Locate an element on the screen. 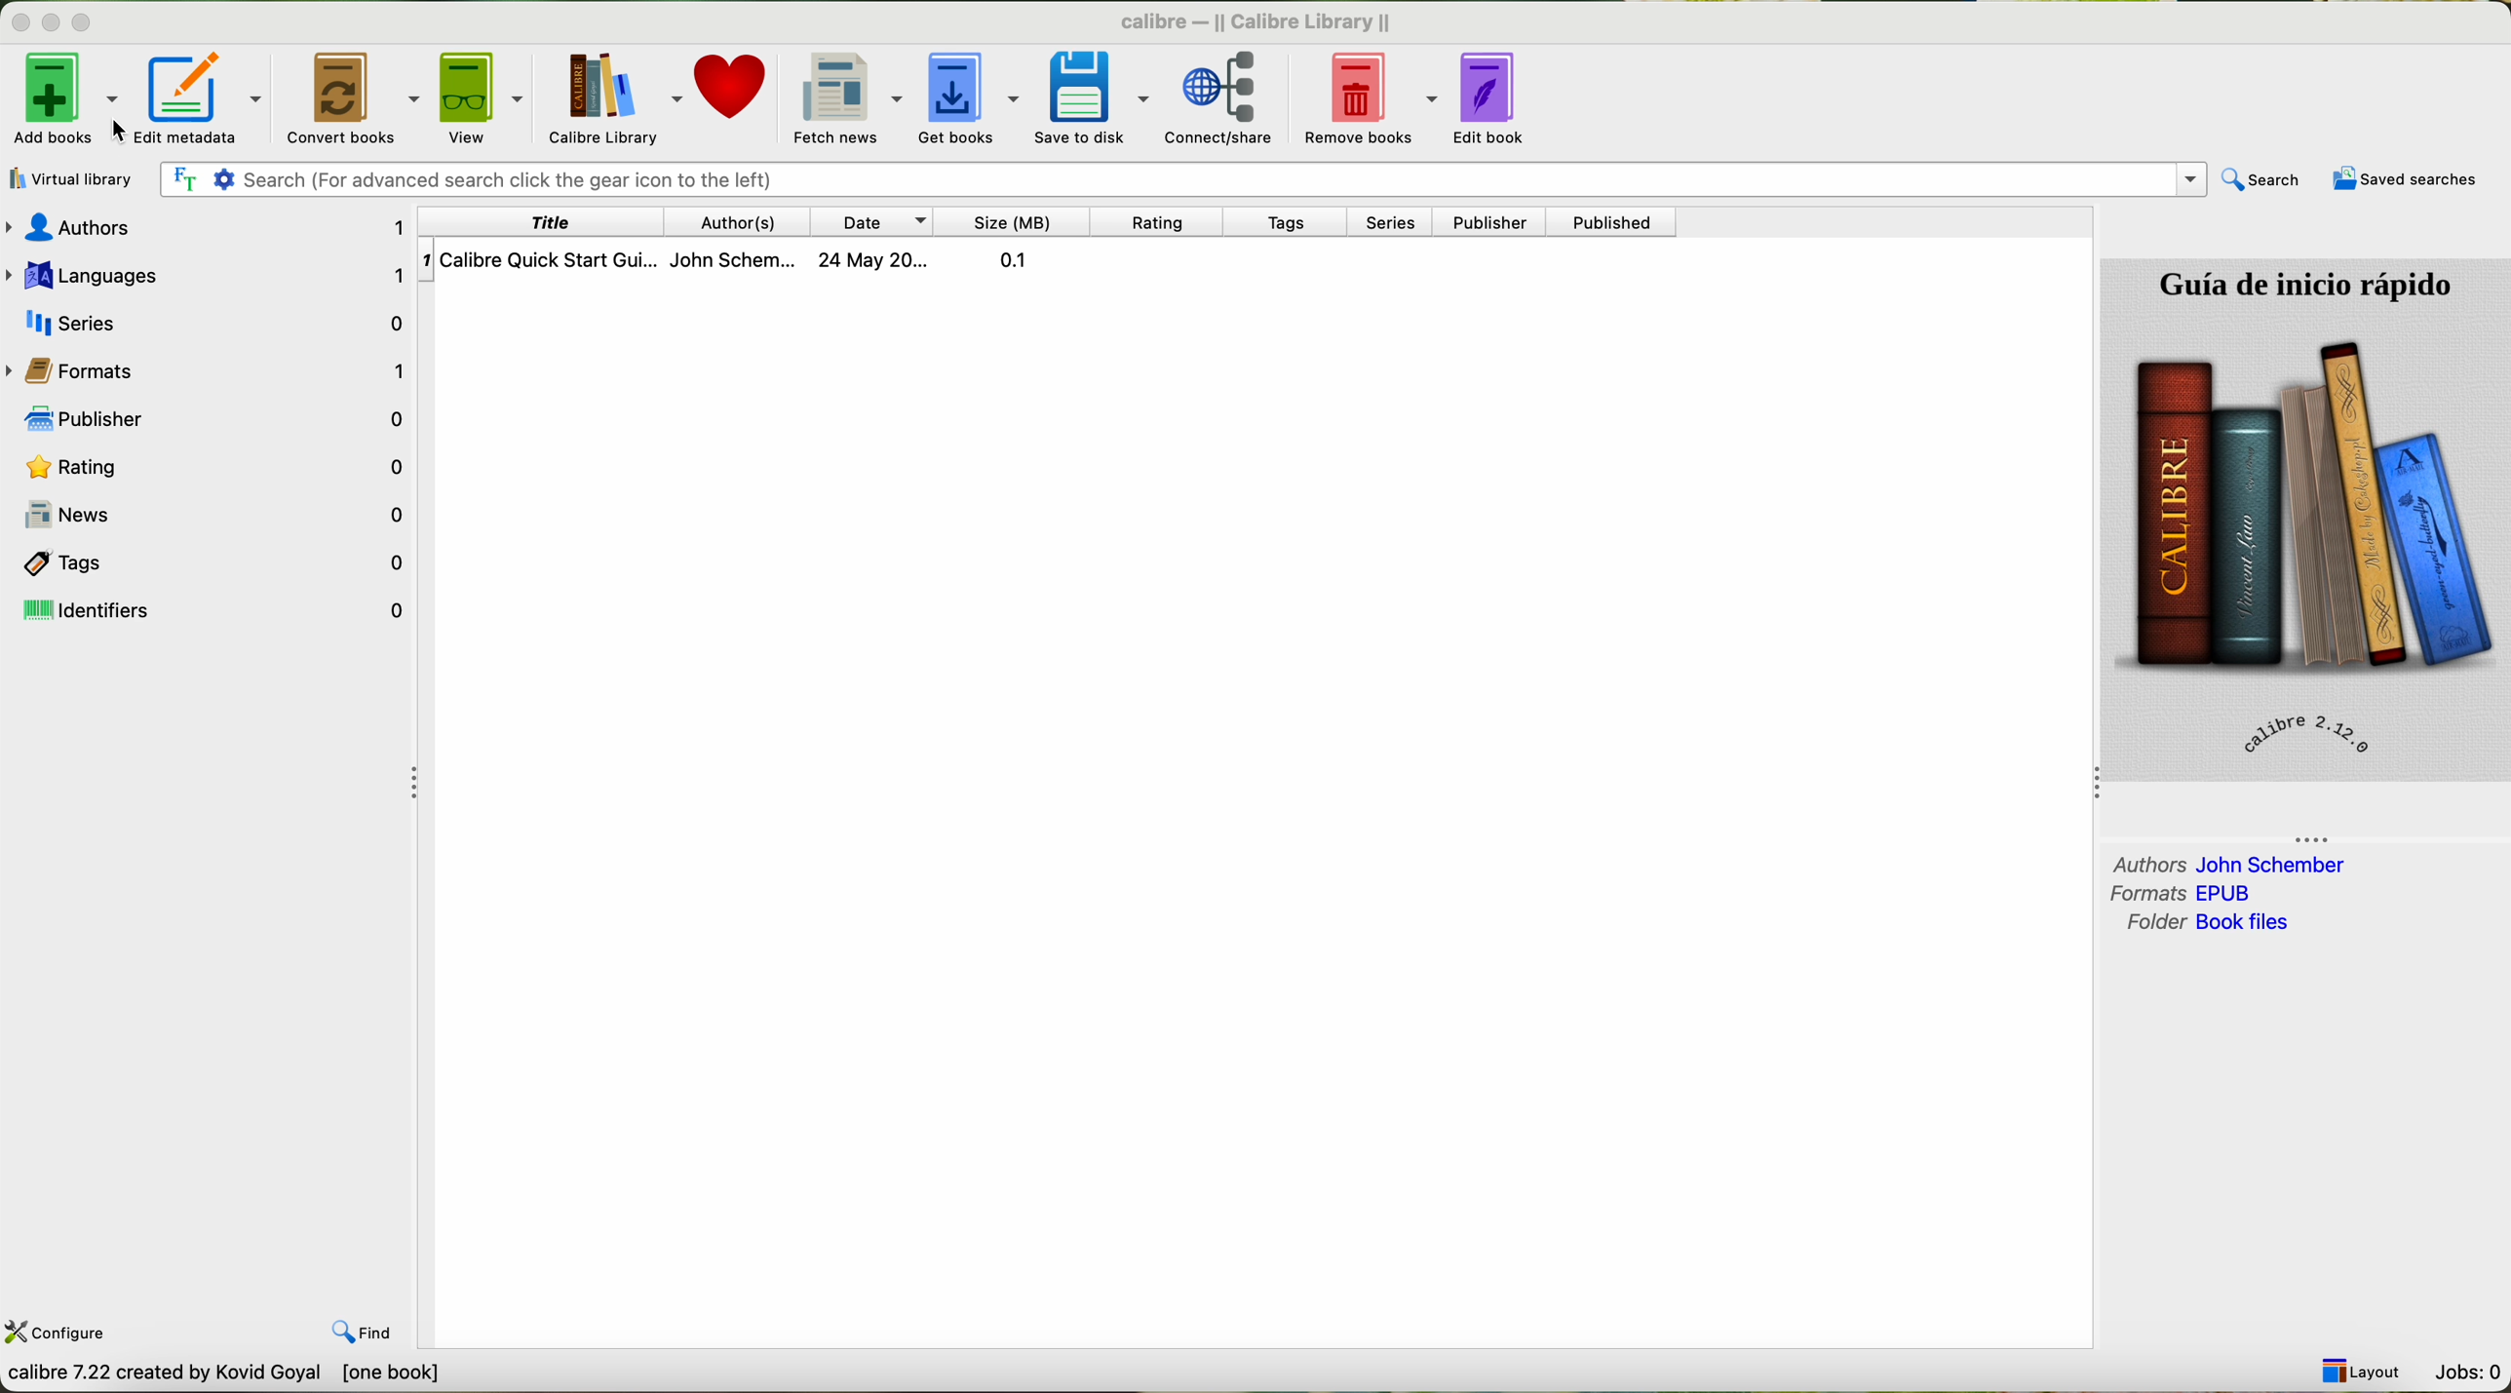 This screenshot has width=2511, height=1393. size is located at coordinates (1017, 221).